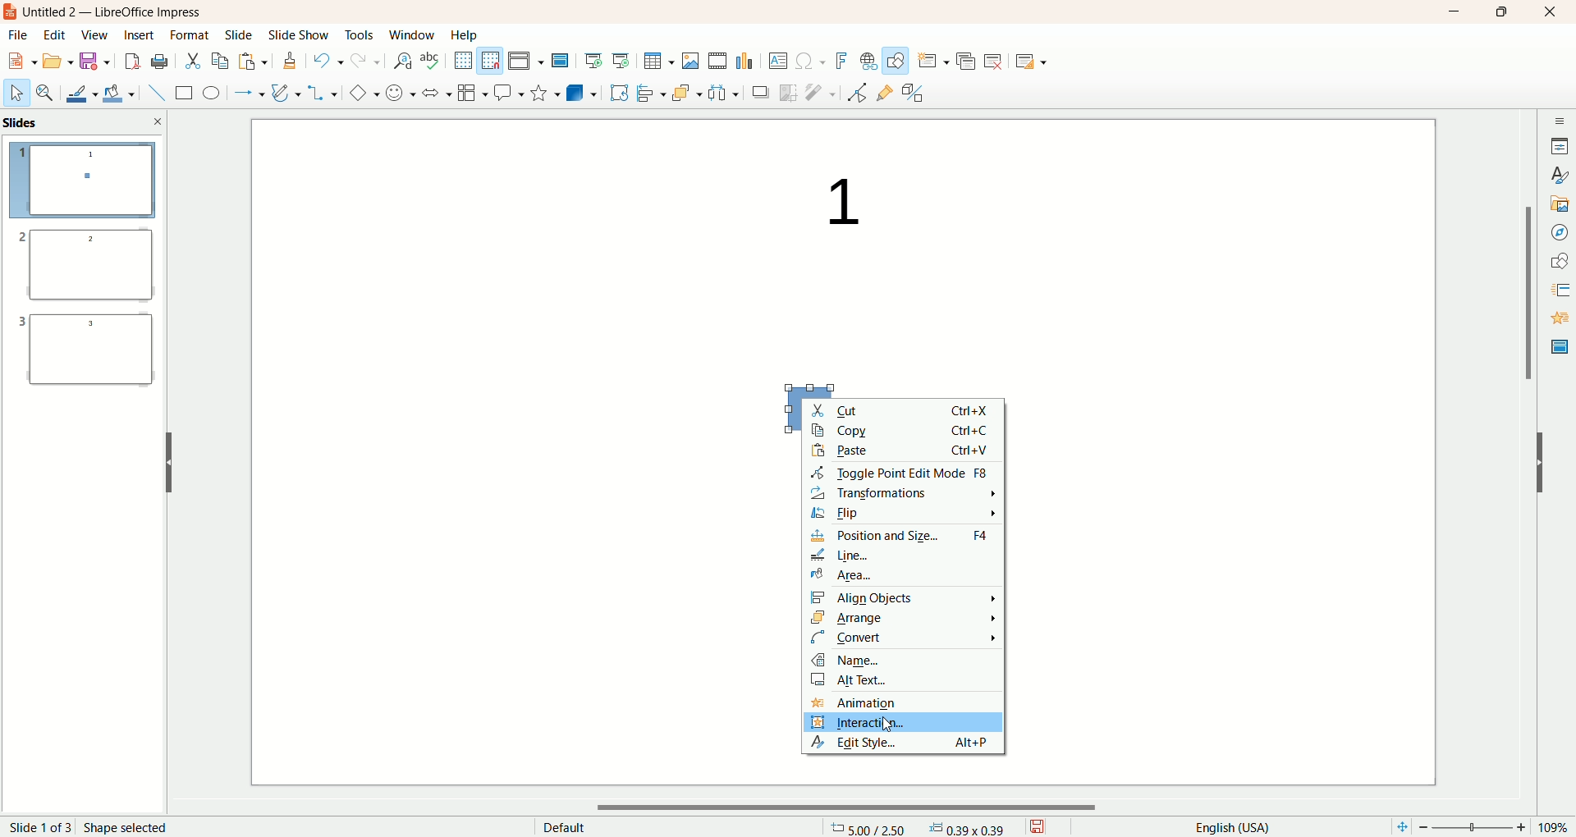  Describe the element at coordinates (1480, 827) in the screenshot. I see `zoom factor` at that location.